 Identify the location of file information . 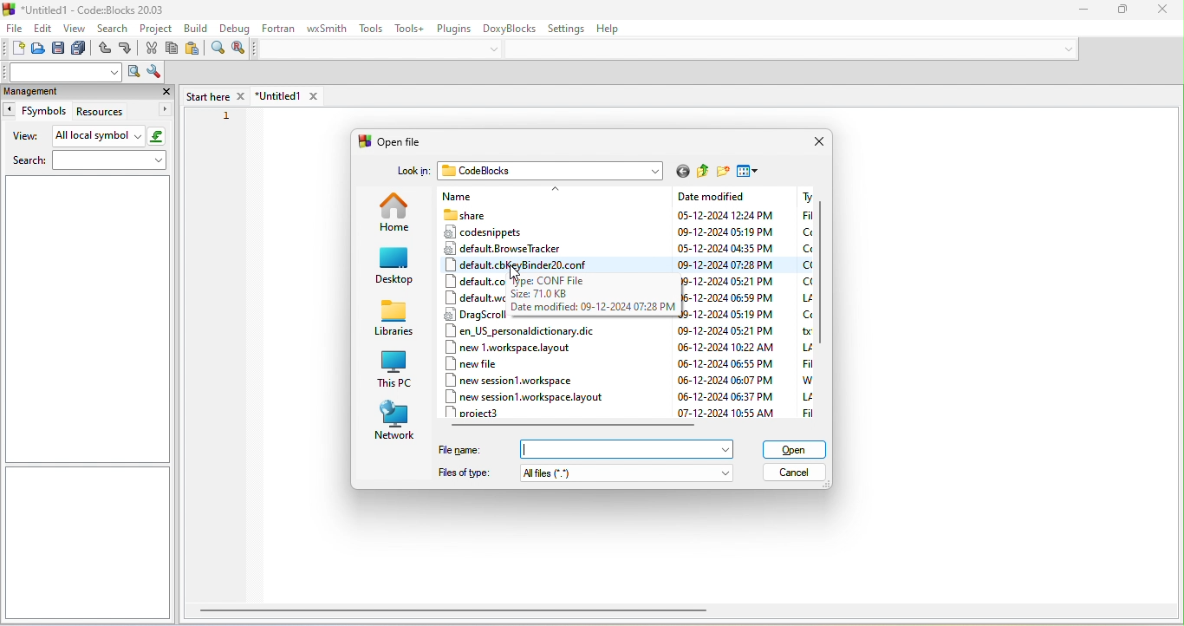
(594, 301).